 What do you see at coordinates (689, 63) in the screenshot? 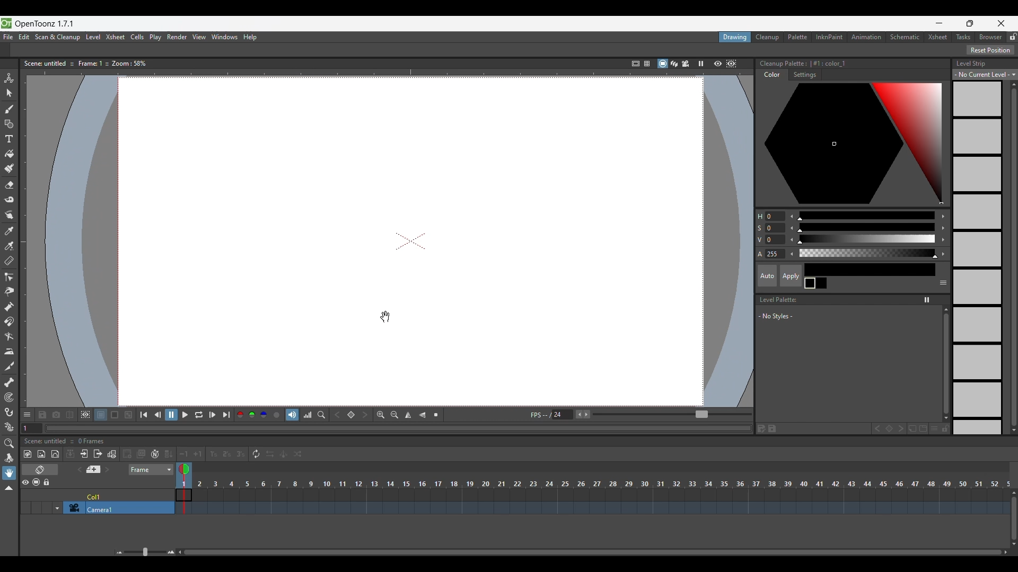
I see `Camera view` at bounding box center [689, 63].